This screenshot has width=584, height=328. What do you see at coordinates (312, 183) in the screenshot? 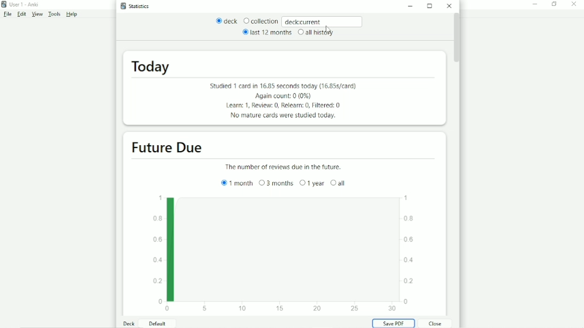
I see `1 year` at bounding box center [312, 183].